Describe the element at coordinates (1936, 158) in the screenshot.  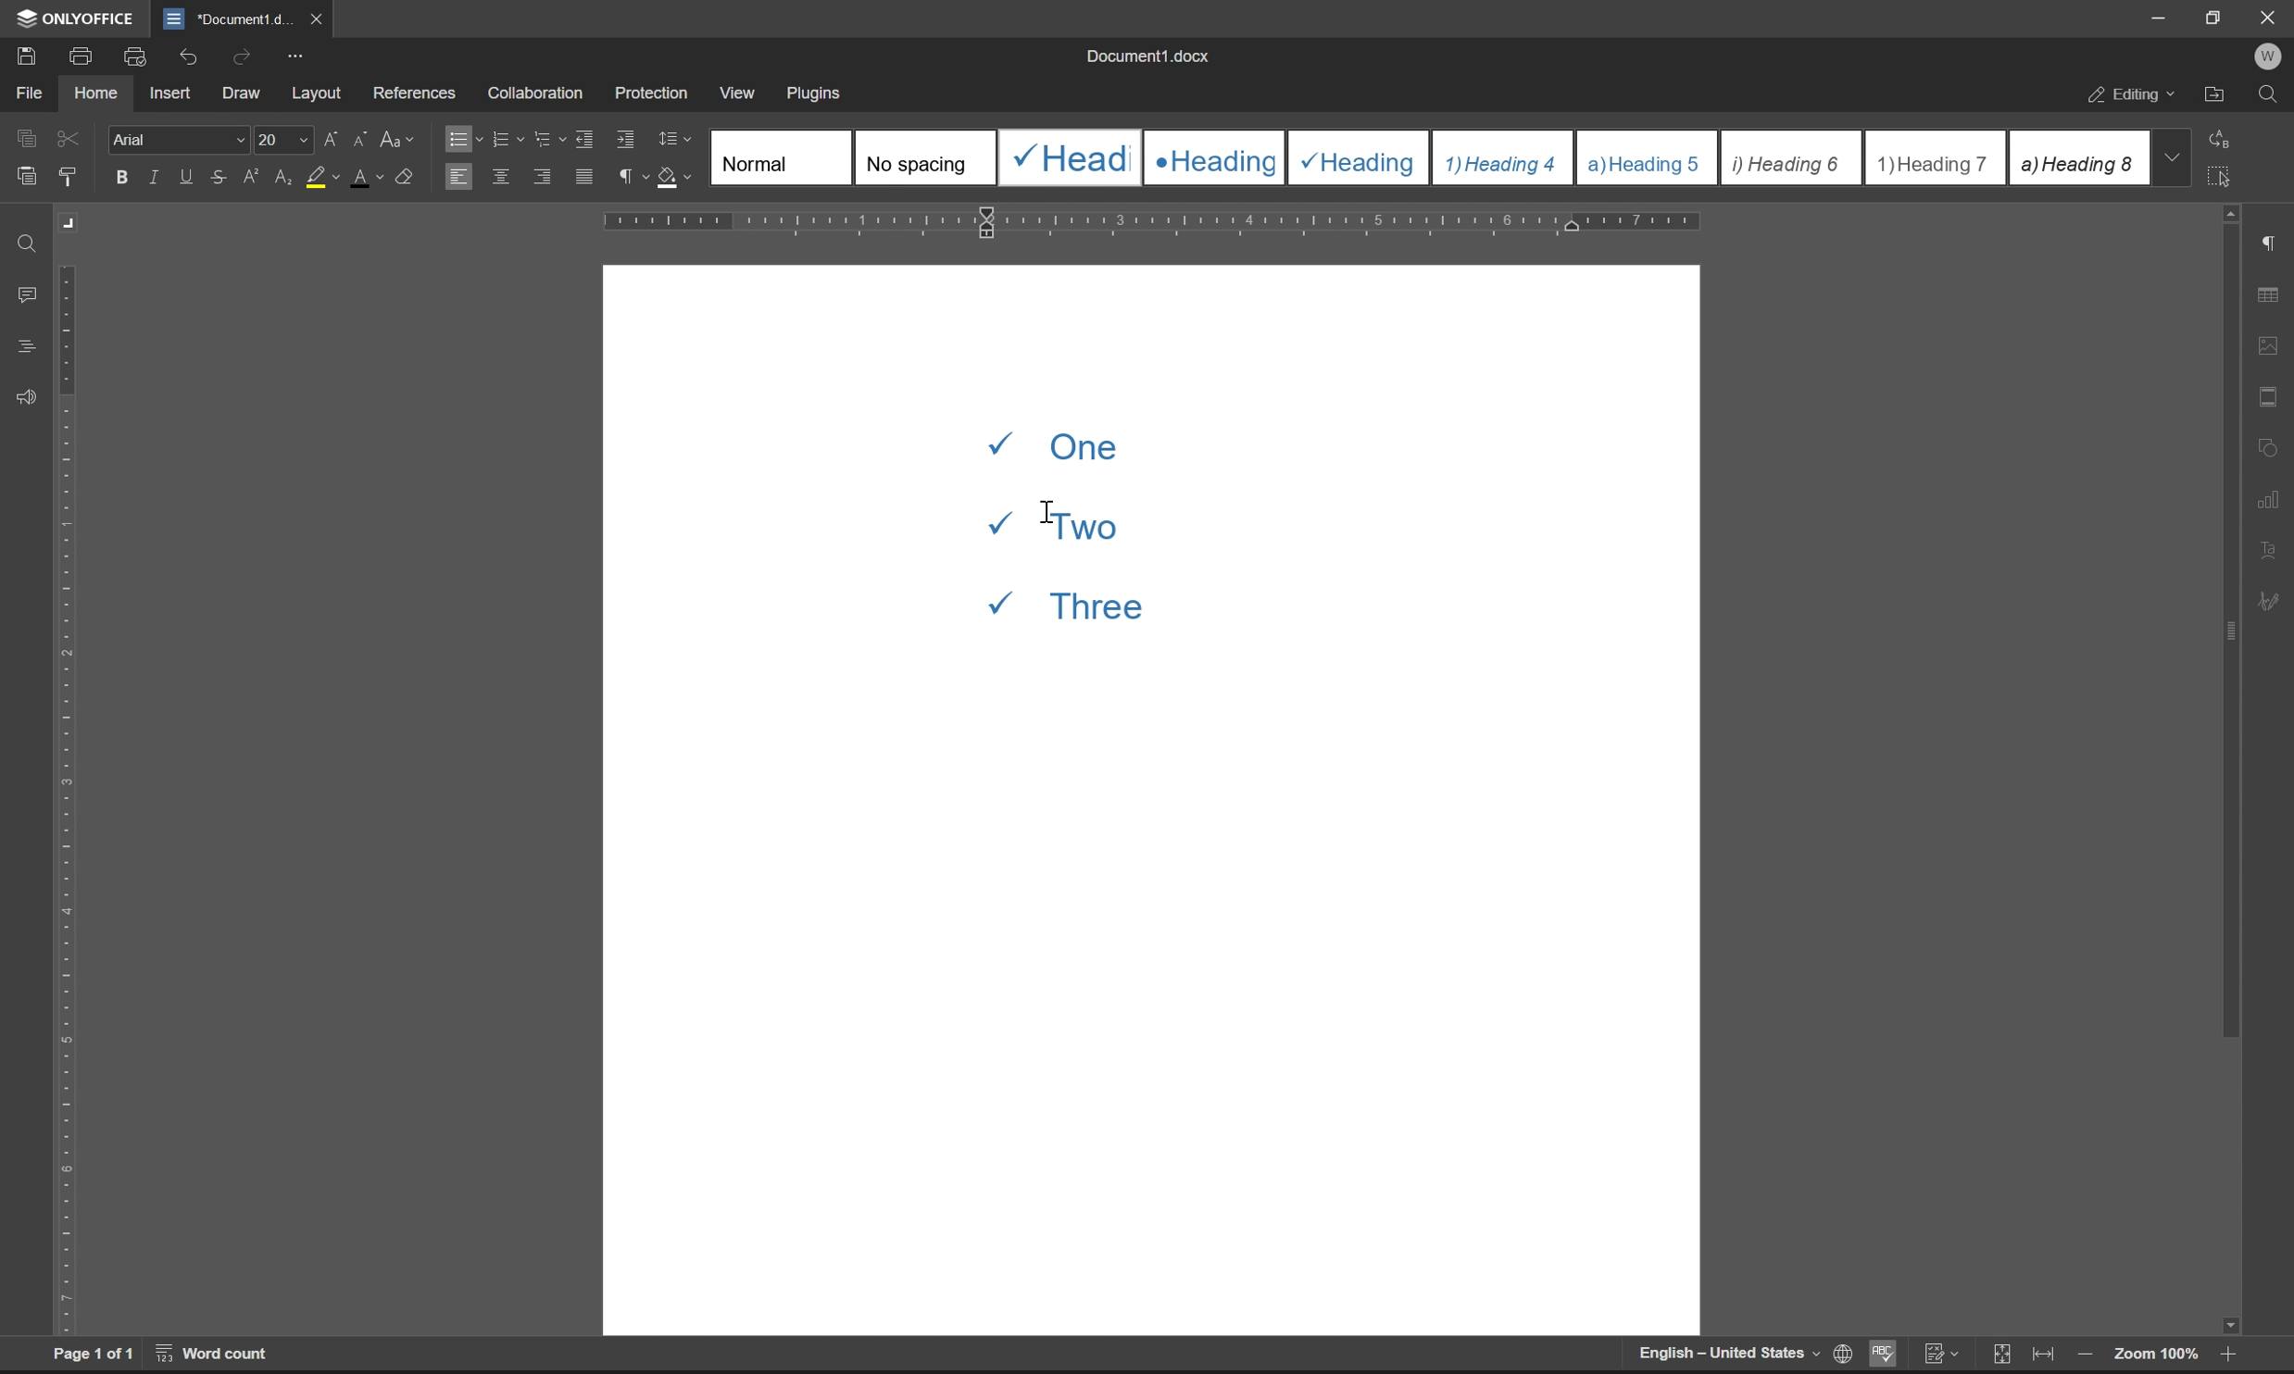
I see `Heading 7` at that location.